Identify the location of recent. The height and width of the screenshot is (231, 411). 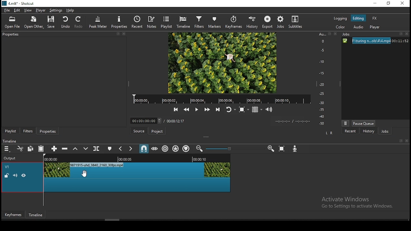
(351, 131).